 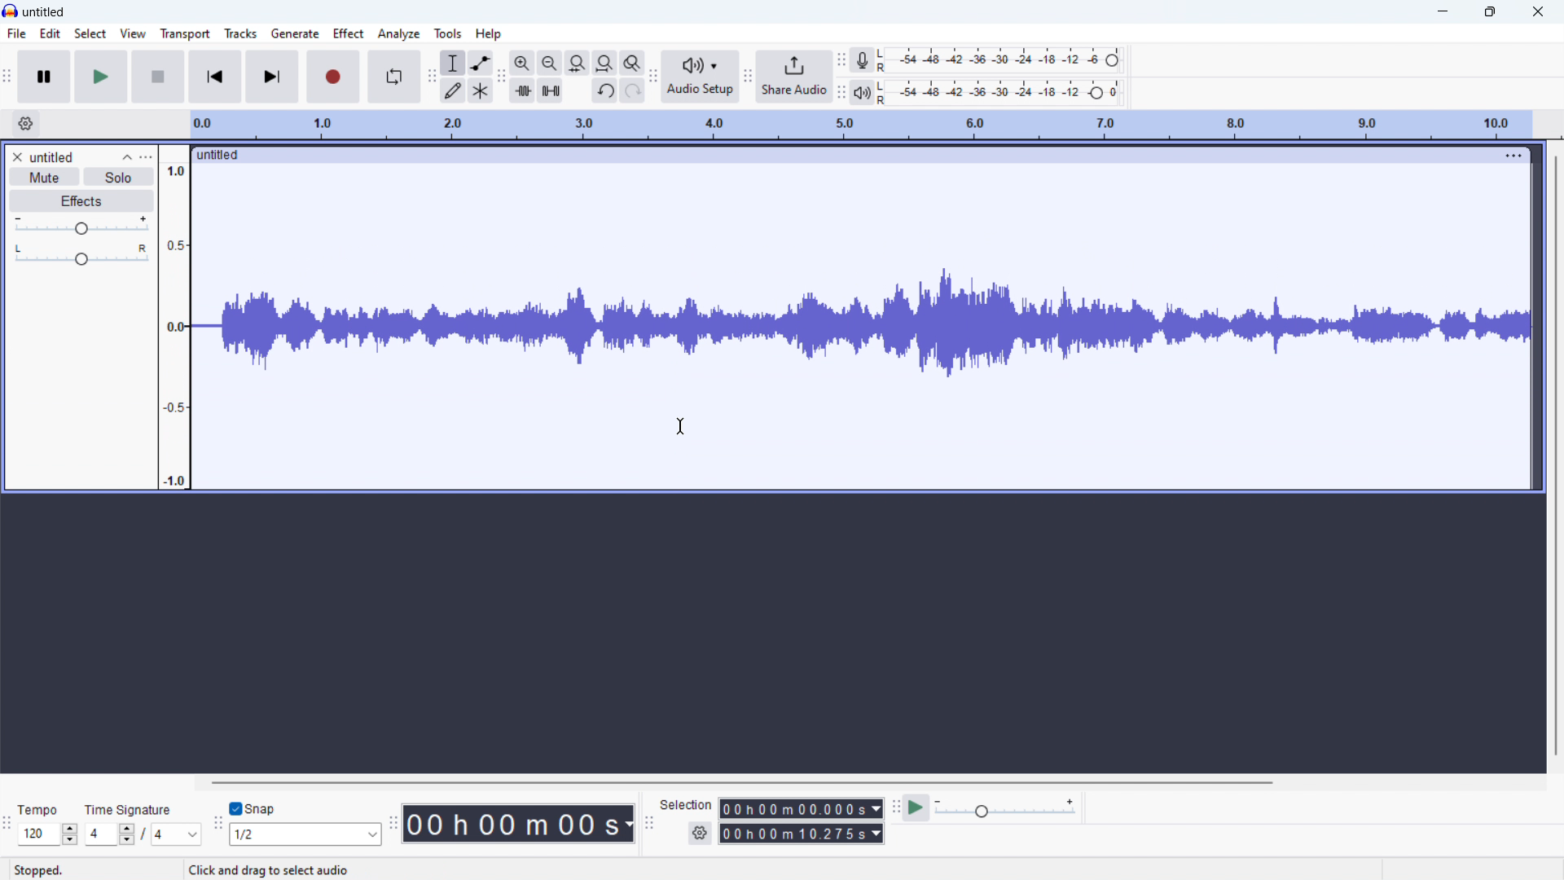 I want to click on Edit, so click(x=50, y=33).